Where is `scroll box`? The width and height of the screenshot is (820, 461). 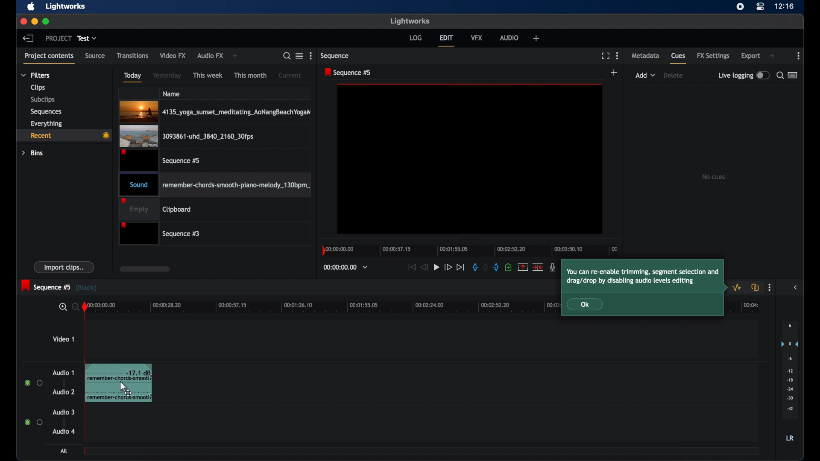 scroll box is located at coordinates (144, 269).